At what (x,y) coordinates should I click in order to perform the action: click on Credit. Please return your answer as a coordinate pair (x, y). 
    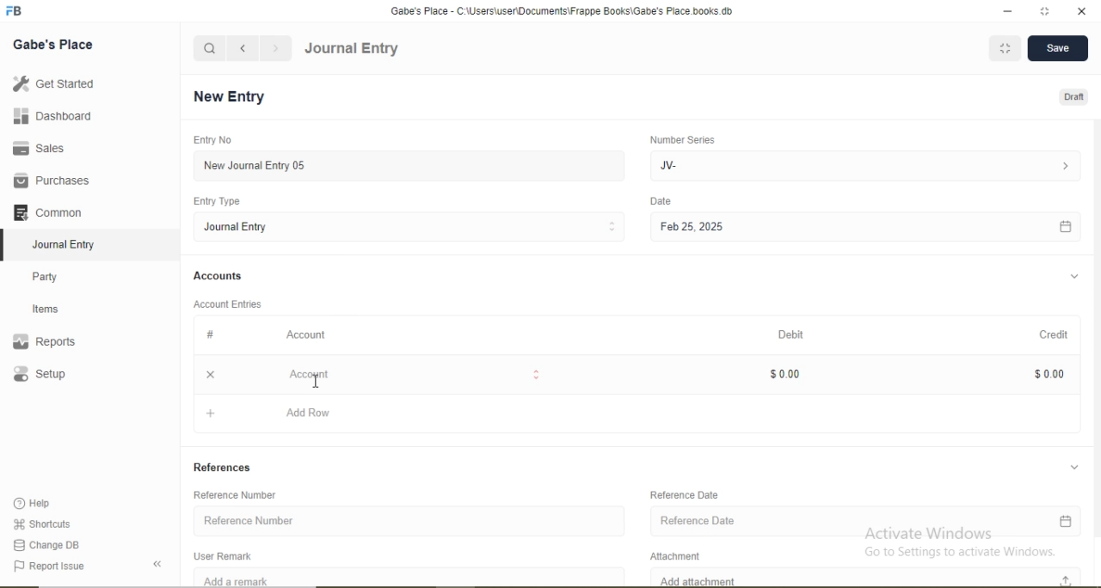
    Looking at the image, I should click on (1049, 334).